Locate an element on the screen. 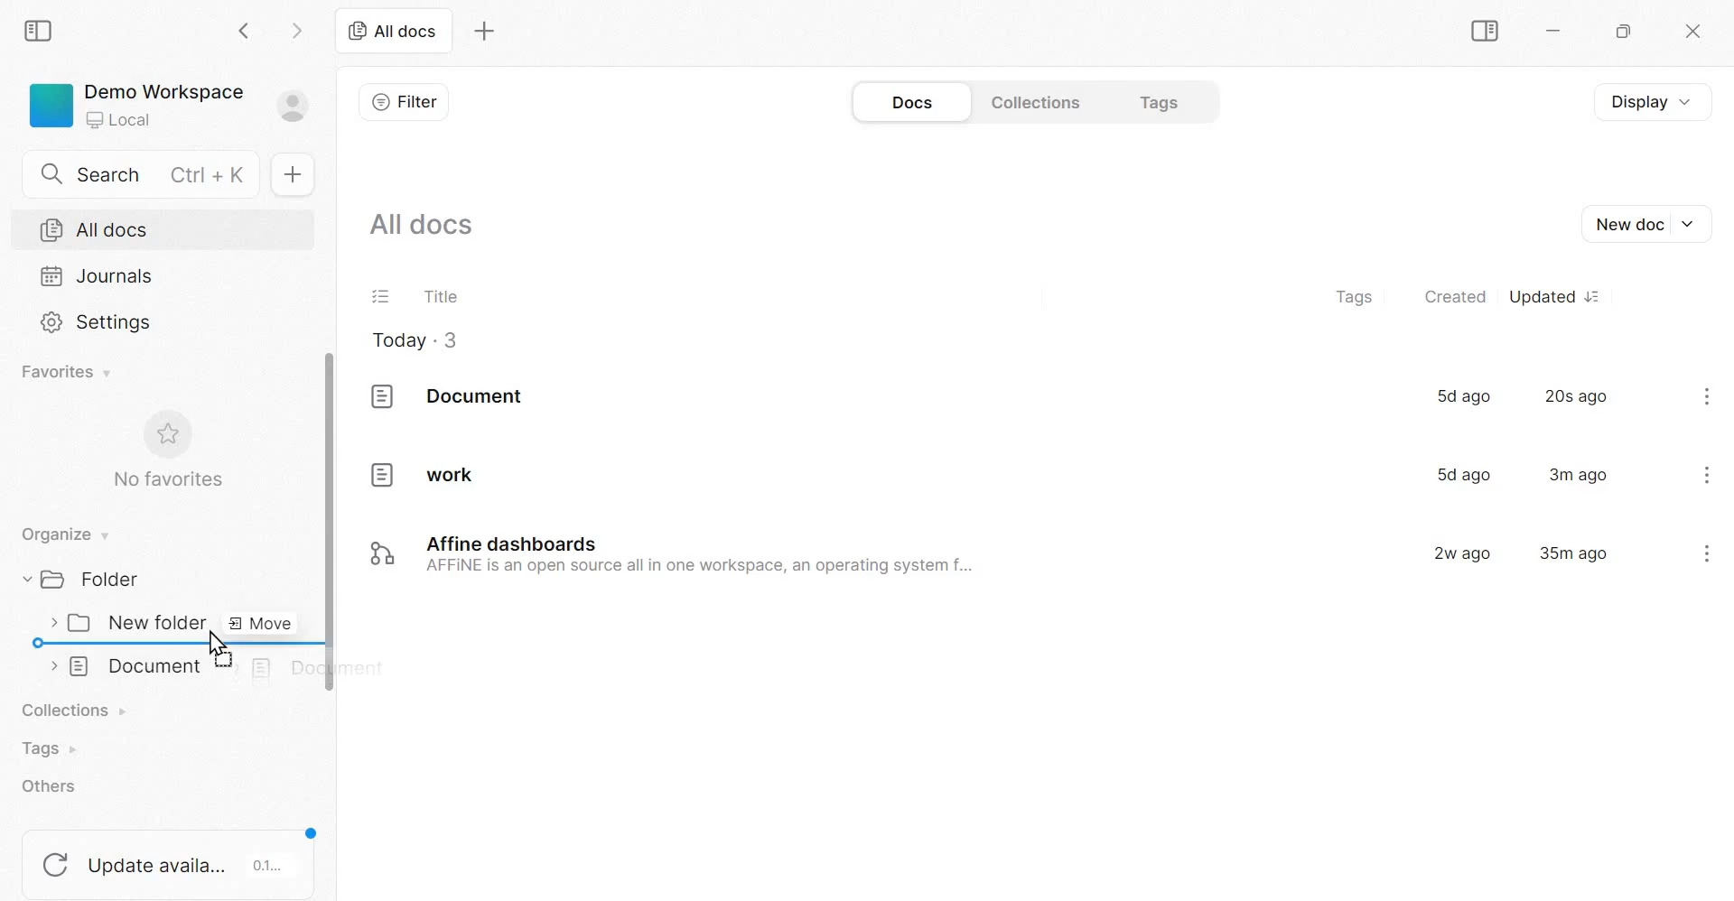  collections is located at coordinates (74, 708).